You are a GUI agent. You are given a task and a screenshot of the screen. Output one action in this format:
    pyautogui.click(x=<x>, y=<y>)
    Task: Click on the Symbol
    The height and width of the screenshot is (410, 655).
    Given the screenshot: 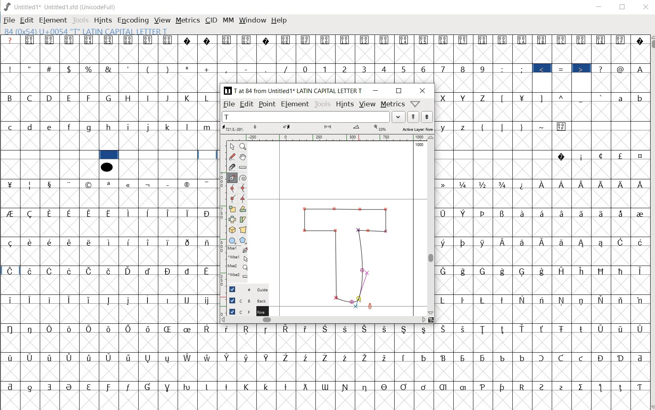 What is the action you would take?
    pyautogui.click(x=50, y=328)
    